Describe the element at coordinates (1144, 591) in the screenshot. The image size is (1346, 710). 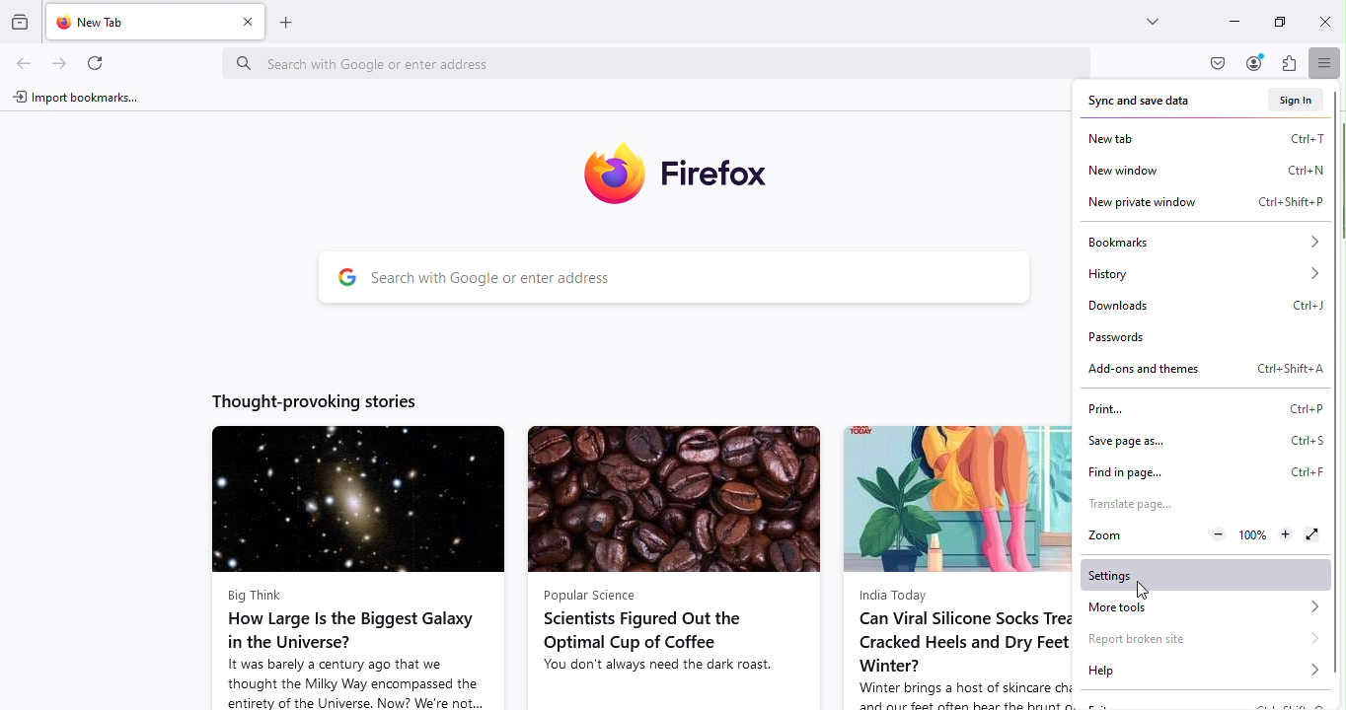
I see `cursor` at that location.